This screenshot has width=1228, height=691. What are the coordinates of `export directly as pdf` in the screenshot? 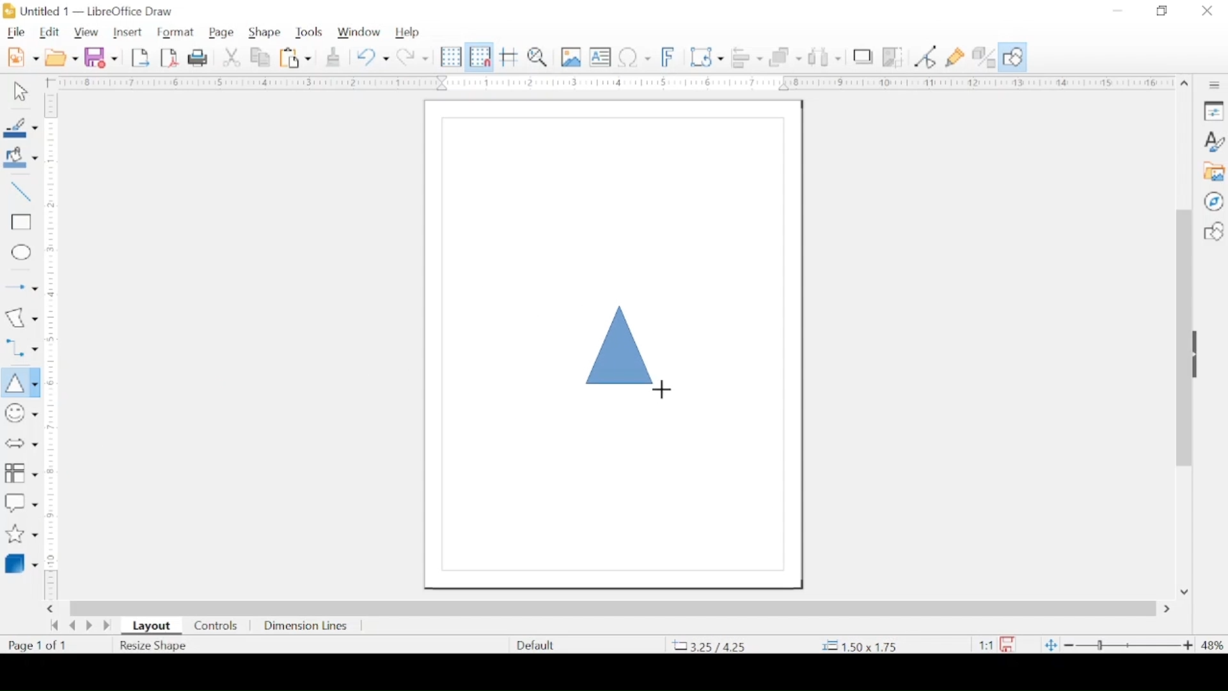 It's located at (170, 58).